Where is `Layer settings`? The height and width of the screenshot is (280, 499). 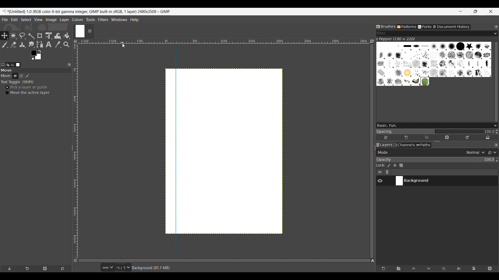 Layer settings is located at coordinates (384, 172).